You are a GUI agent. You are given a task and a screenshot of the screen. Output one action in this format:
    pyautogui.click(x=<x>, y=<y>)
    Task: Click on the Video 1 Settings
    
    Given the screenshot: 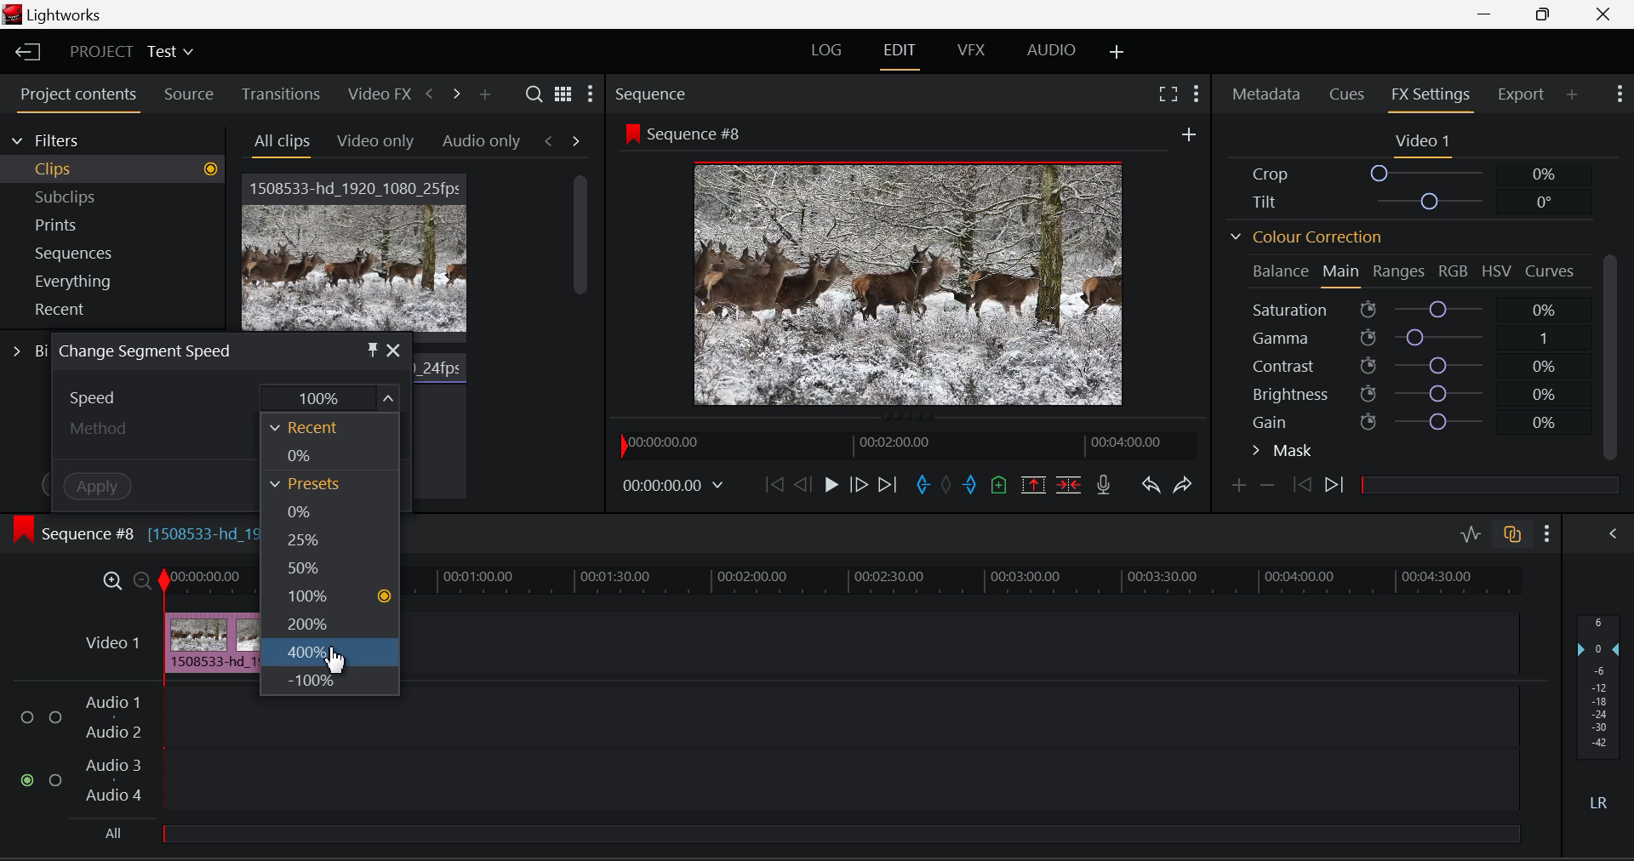 What is the action you would take?
    pyautogui.click(x=1424, y=143)
    